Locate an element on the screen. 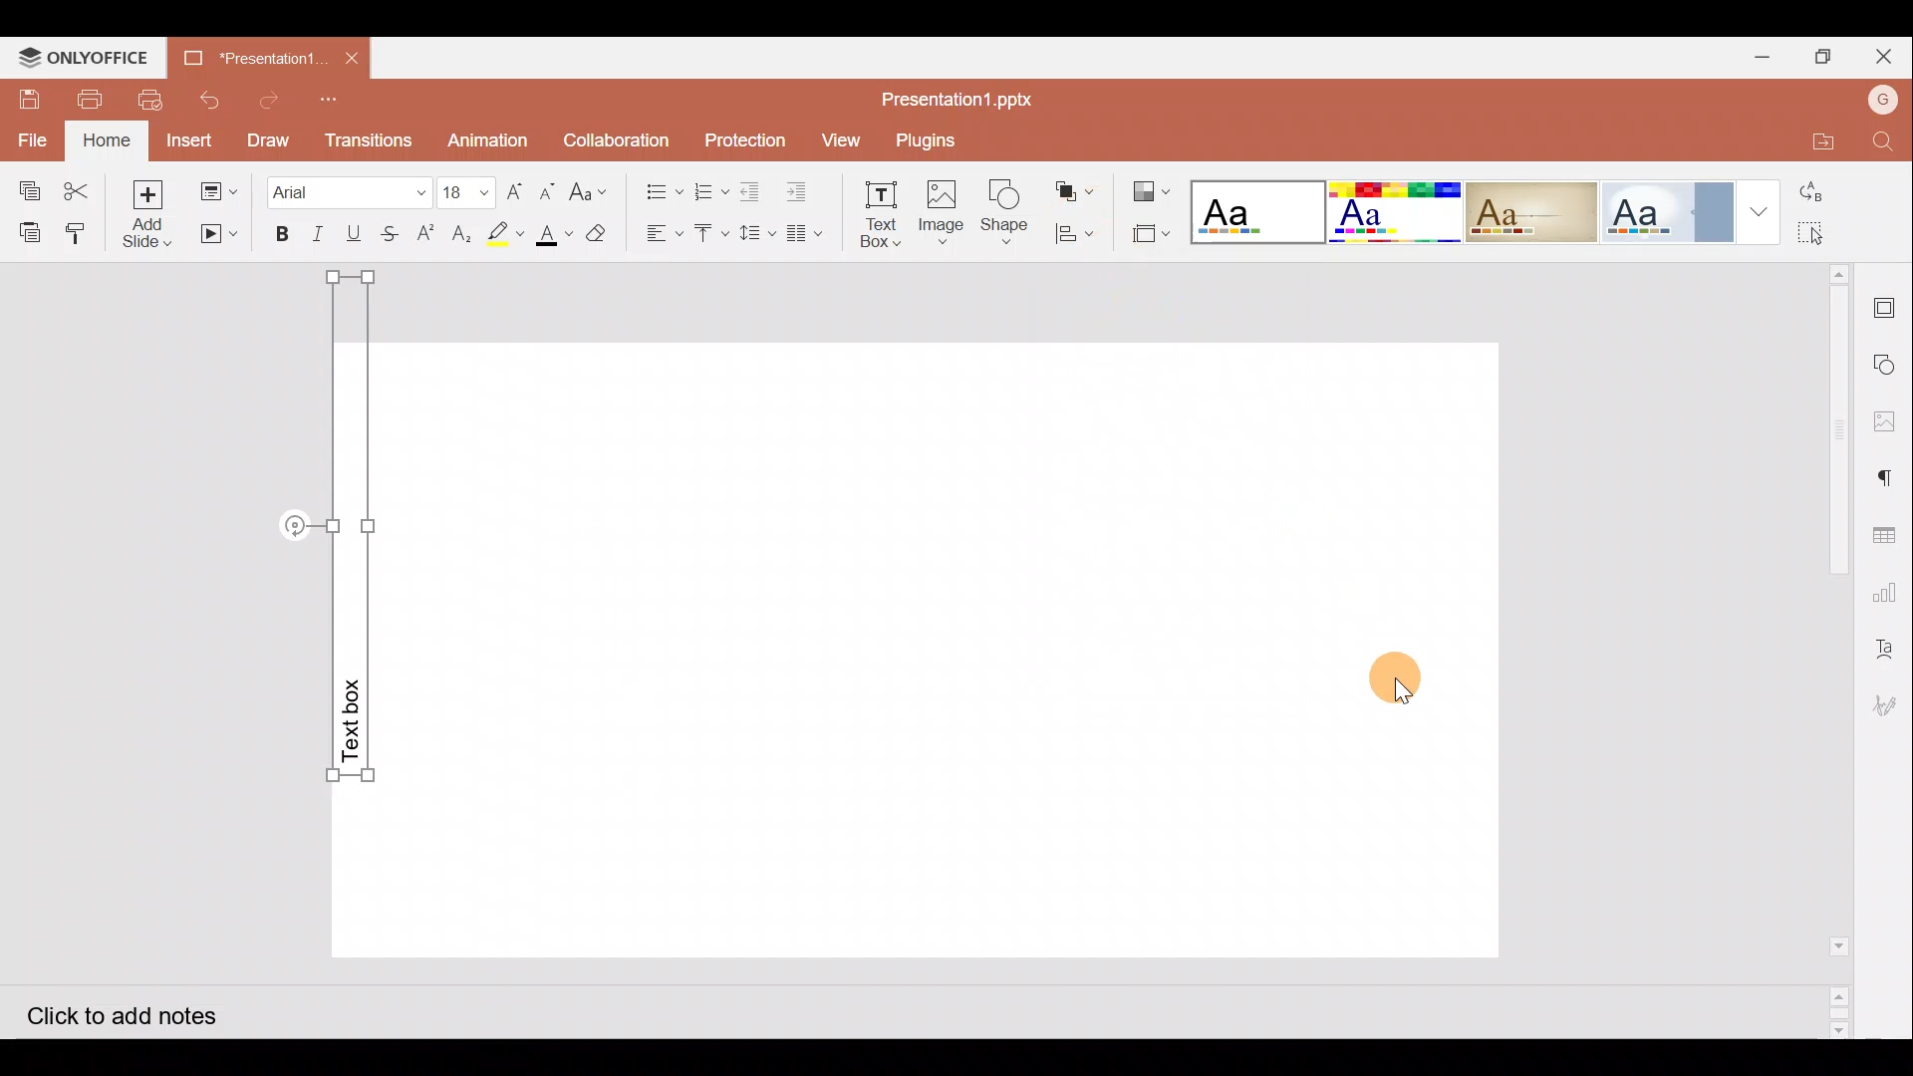  Font name is located at coordinates (348, 189).